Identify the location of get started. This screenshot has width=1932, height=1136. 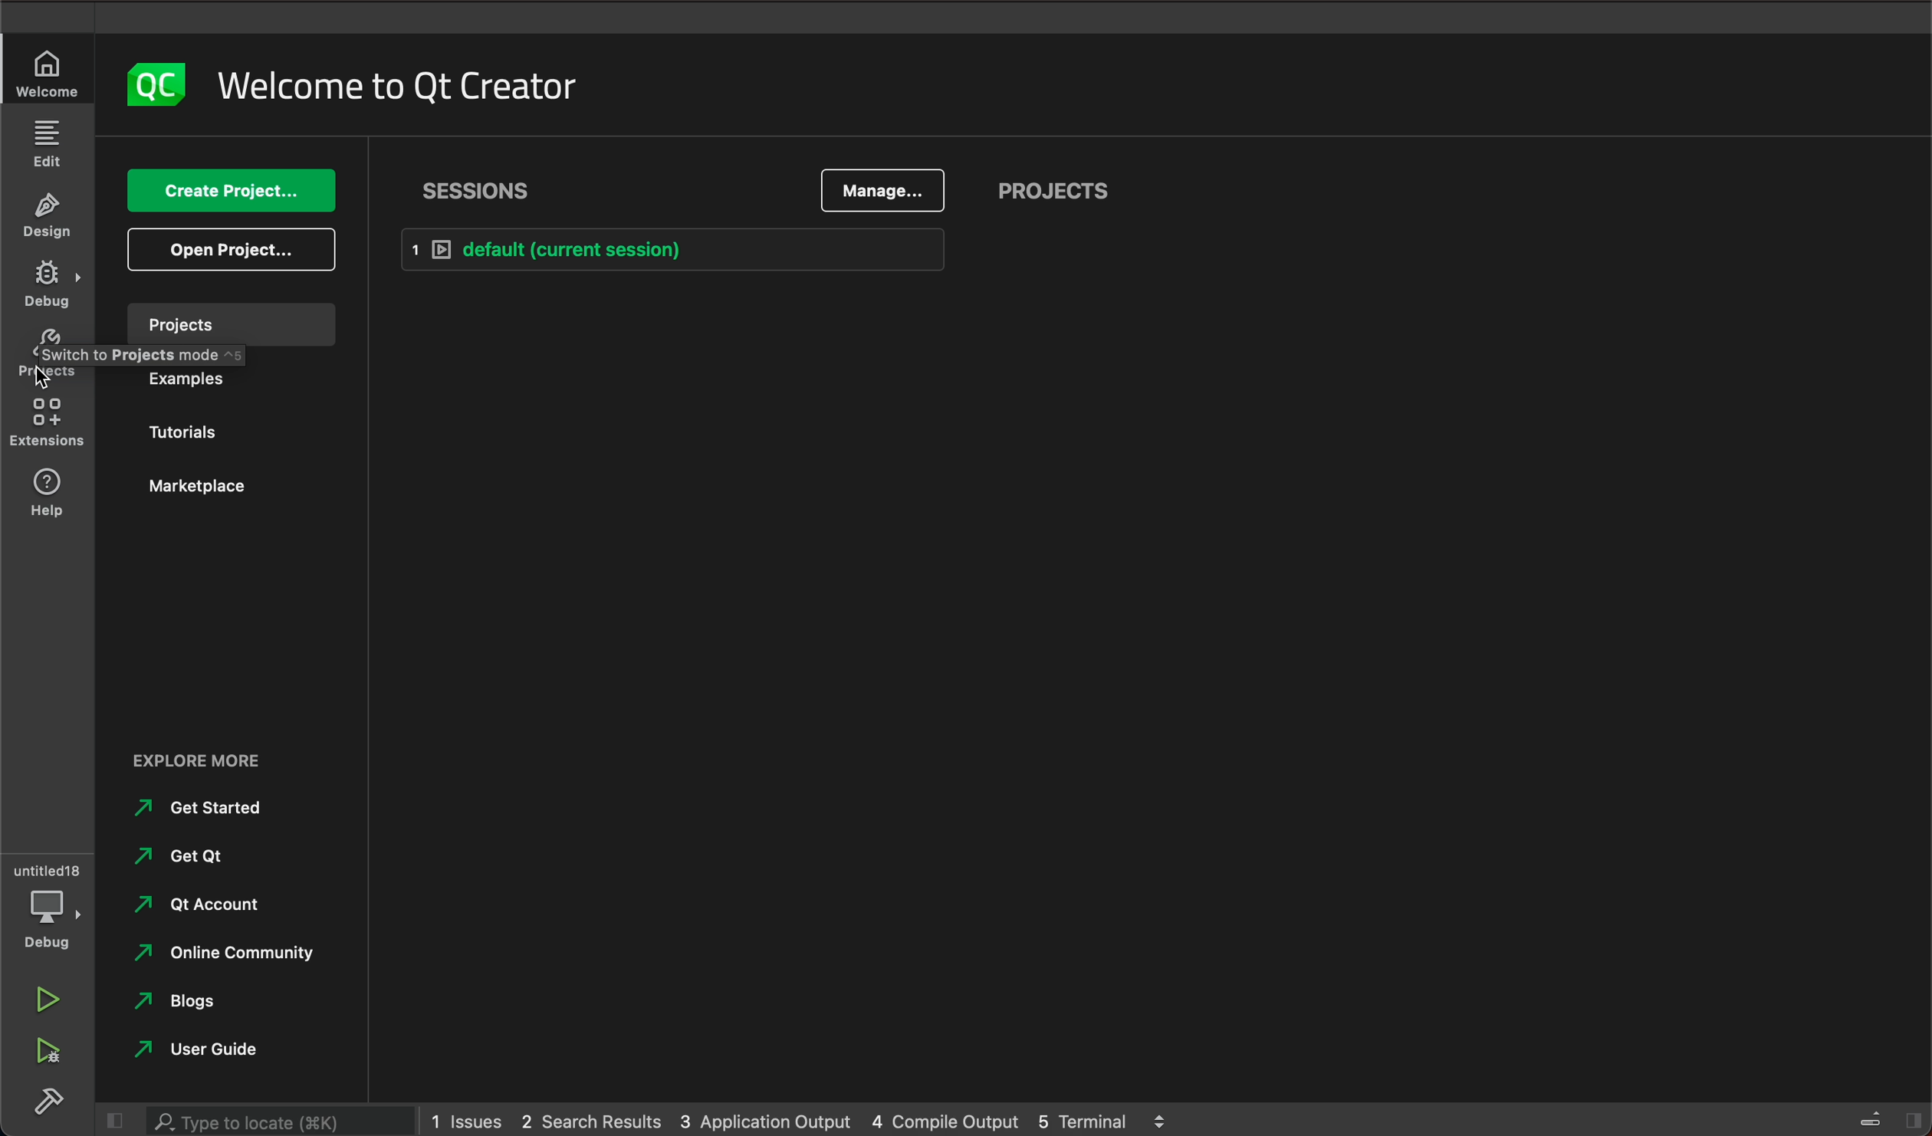
(196, 809).